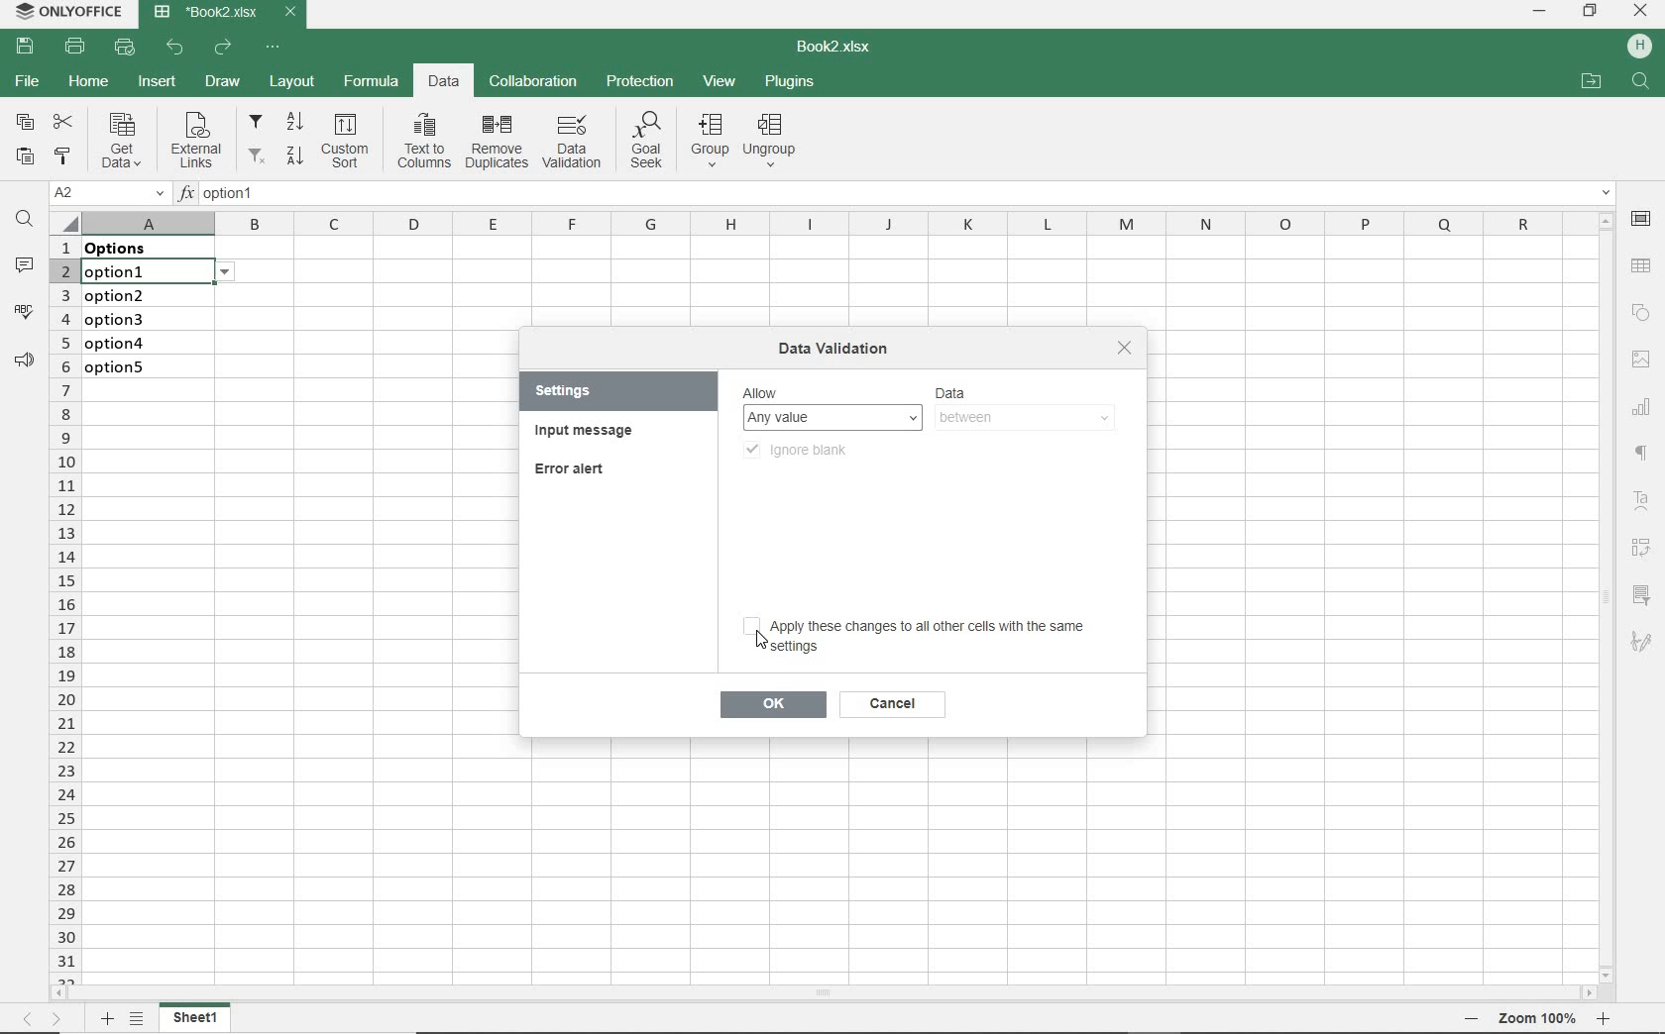  Describe the element at coordinates (1125, 348) in the screenshot. I see `close` at that location.